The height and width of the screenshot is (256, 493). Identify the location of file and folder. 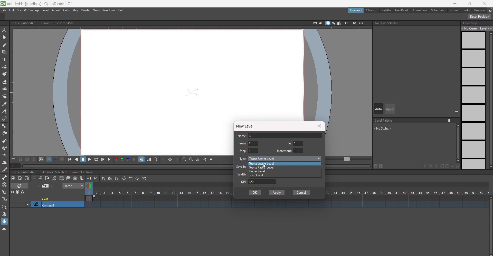
(444, 166).